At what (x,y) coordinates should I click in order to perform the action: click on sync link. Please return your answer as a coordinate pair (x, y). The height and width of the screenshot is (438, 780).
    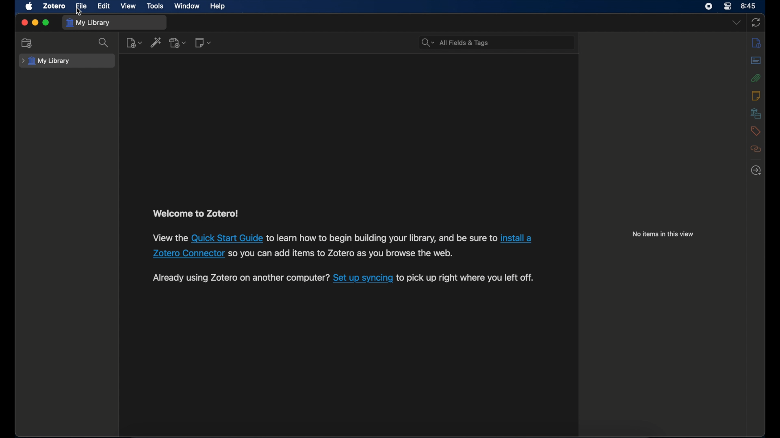
    Looking at the image, I should click on (363, 279).